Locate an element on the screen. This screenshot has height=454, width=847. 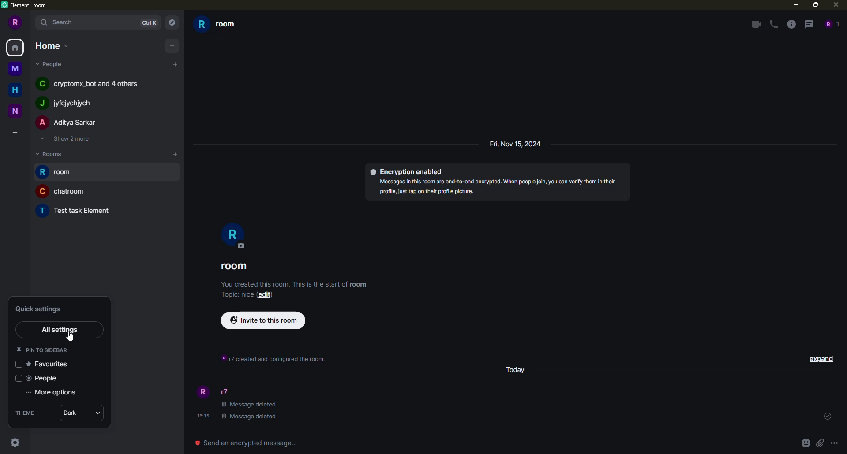
info is located at coordinates (791, 24).